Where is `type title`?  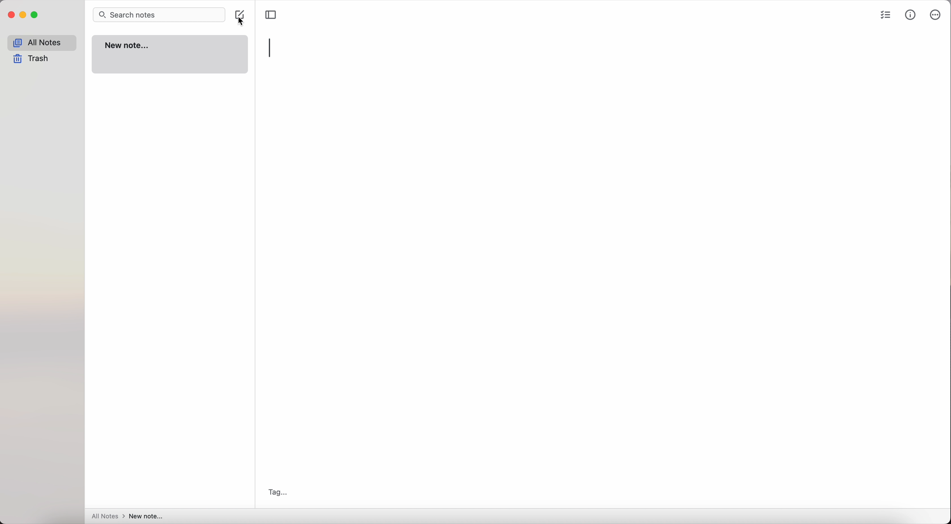
type title is located at coordinates (271, 47).